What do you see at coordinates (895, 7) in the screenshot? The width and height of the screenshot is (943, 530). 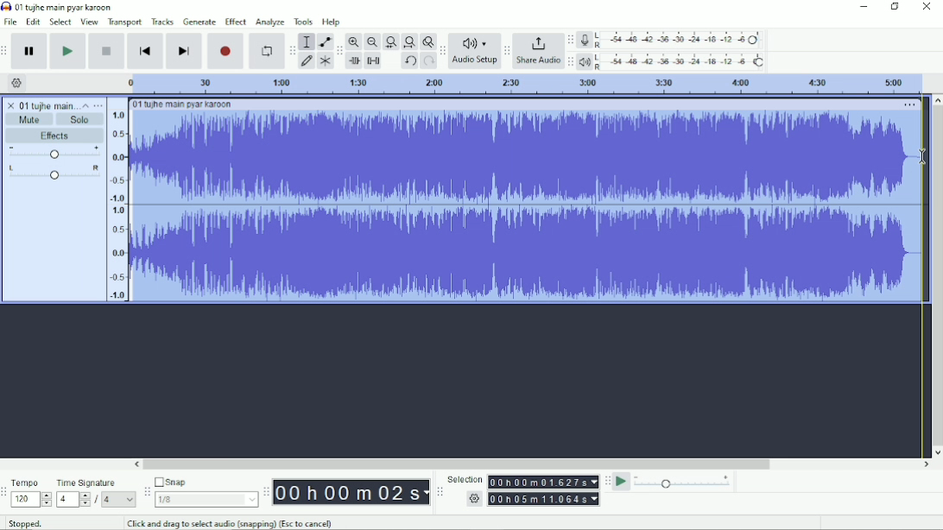 I see `Restore down` at bounding box center [895, 7].